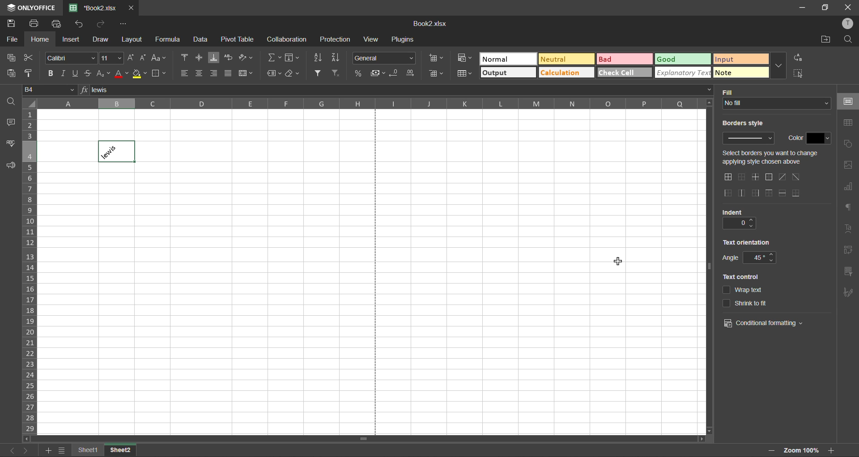 The width and height of the screenshot is (859, 457). What do you see at coordinates (144, 59) in the screenshot?
I see `decrement size` at bounding box center [144, 59].